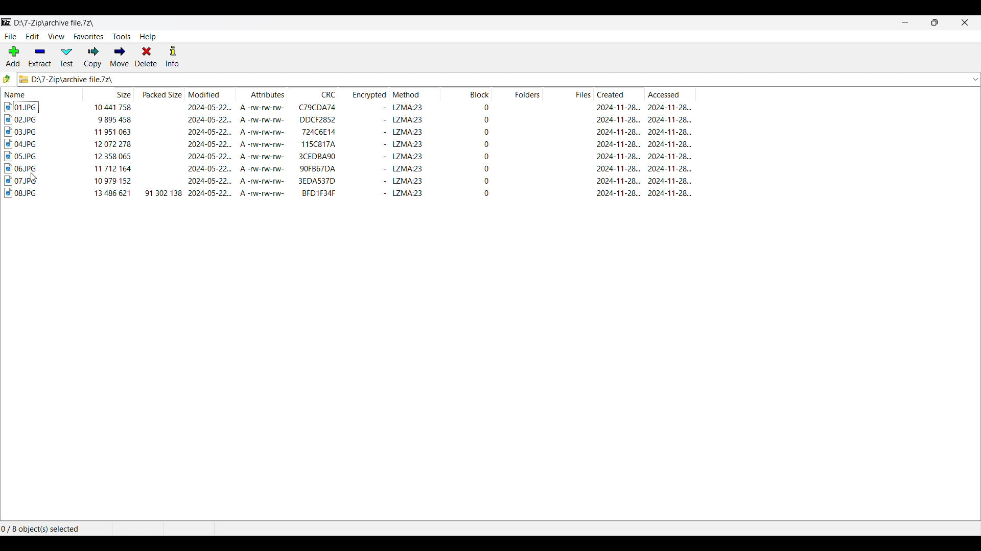  Describe the element at coordinates (159, 94) in the screenshot. I see `Packed size column` at that location.